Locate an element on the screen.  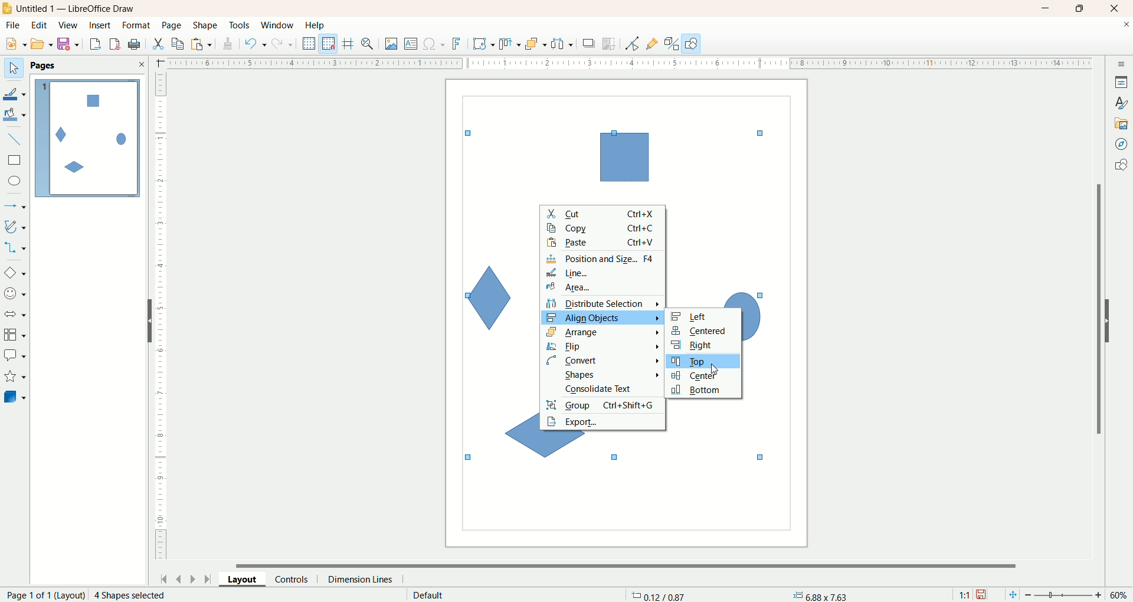
basic shape is located at coordinates (14, 272).